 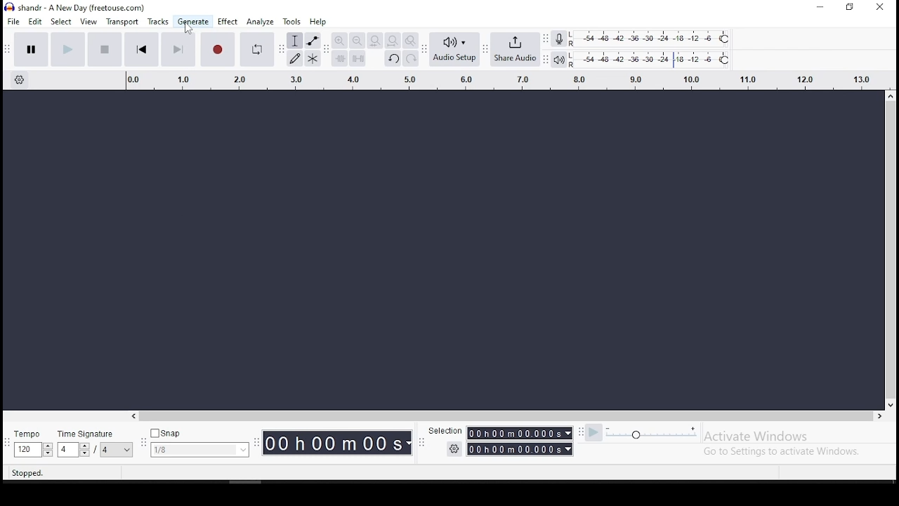 I want to click on play, so click(x=67, y=48).